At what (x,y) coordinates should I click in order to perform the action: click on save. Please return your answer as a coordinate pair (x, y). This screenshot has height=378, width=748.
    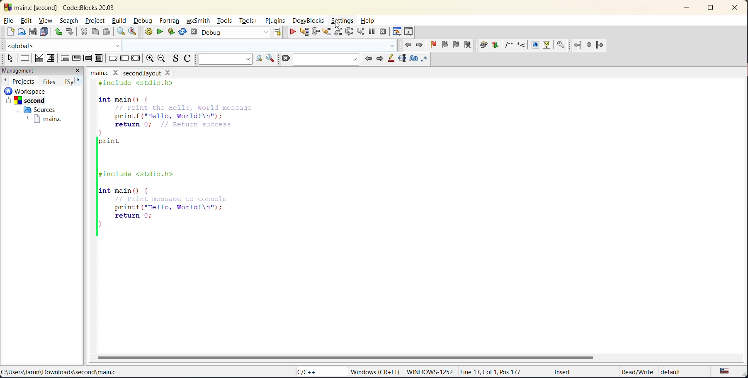
    Looking at the image, I should click on (33, 31).